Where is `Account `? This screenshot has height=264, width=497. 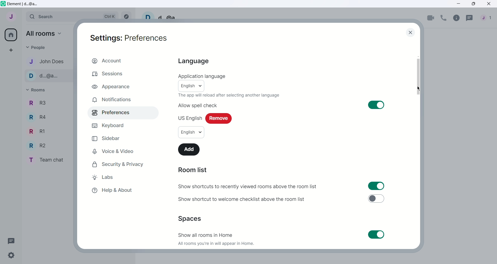
Account  is located at coordinates (123, 61).